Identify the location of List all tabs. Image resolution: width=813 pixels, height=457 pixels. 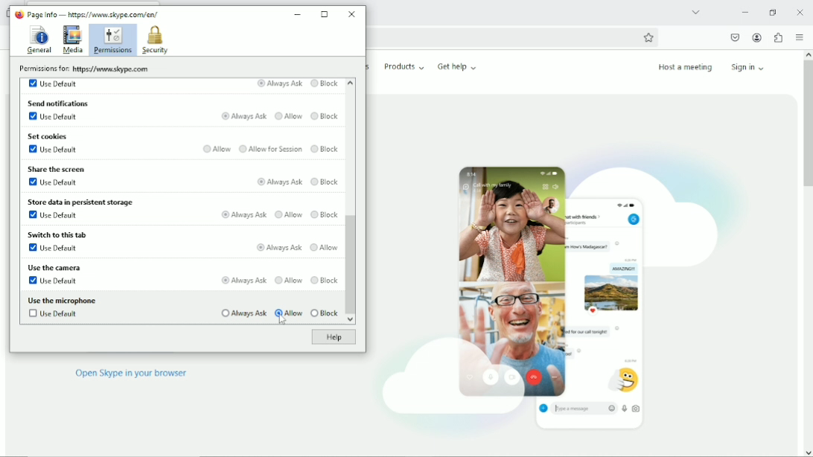
(695, 11).